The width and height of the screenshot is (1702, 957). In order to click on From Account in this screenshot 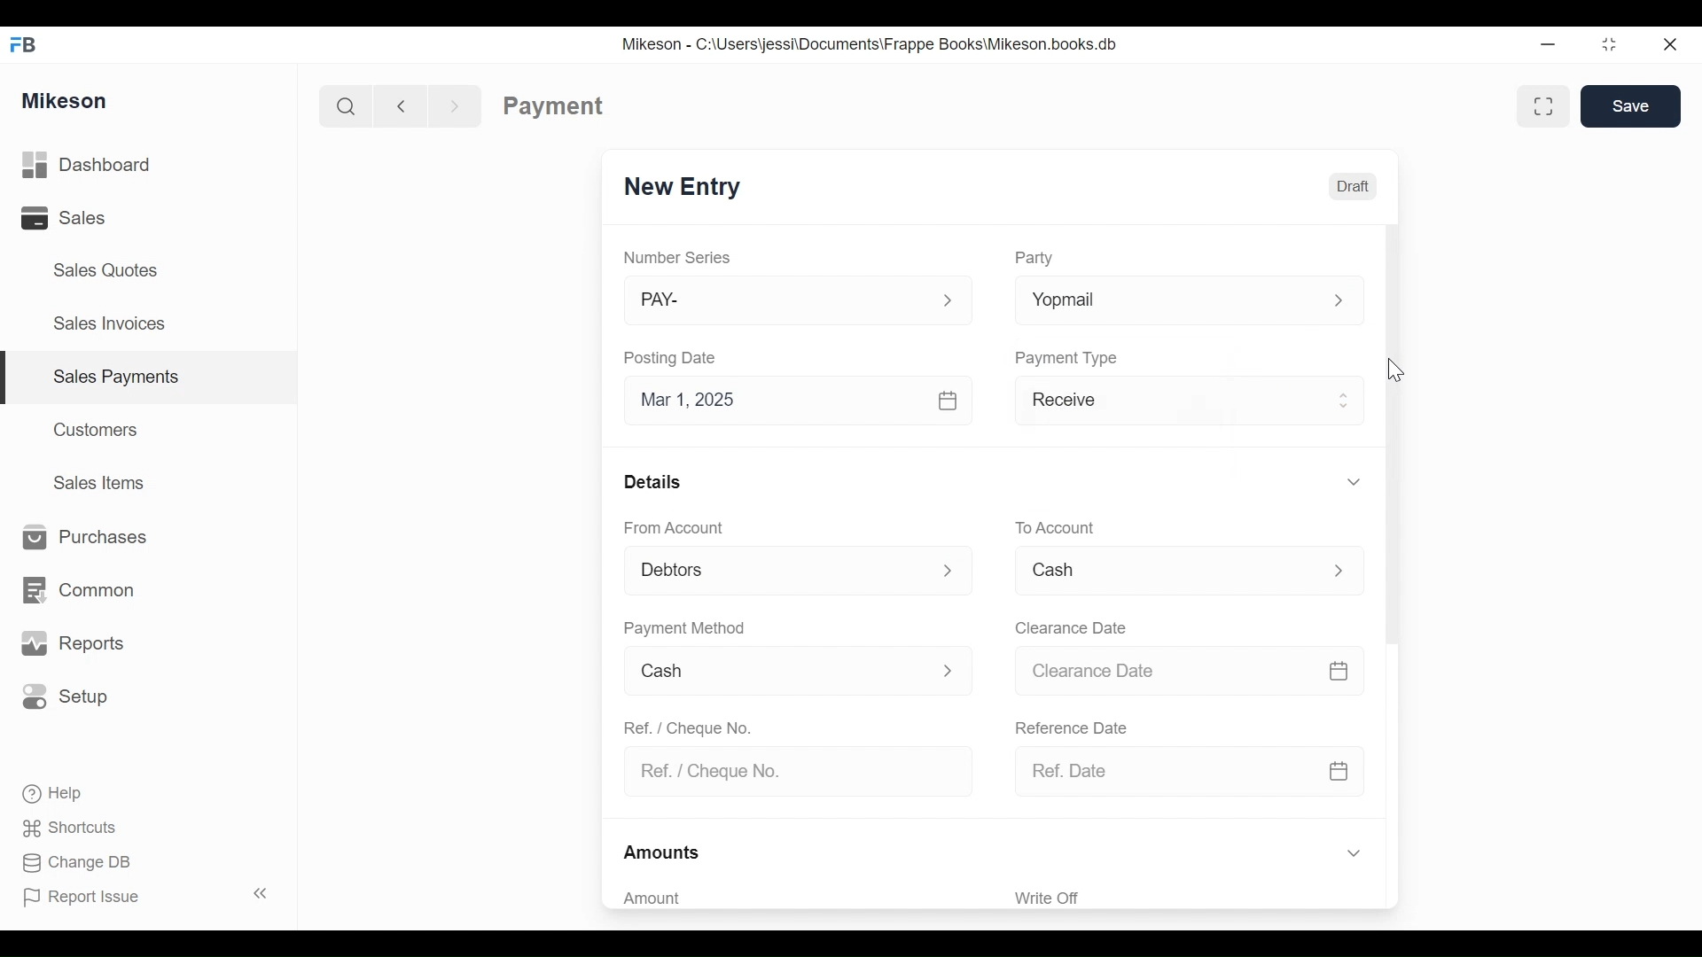, I will do `click(678, 527)`.